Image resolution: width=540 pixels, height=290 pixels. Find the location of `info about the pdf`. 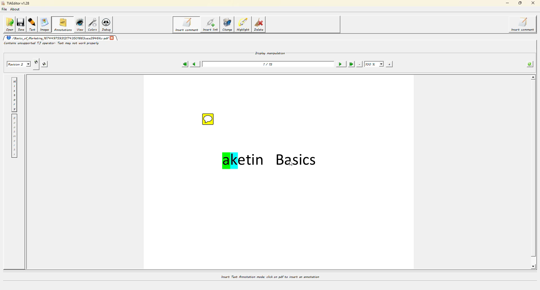

info about the pdf is located at coordinates (529, 64).